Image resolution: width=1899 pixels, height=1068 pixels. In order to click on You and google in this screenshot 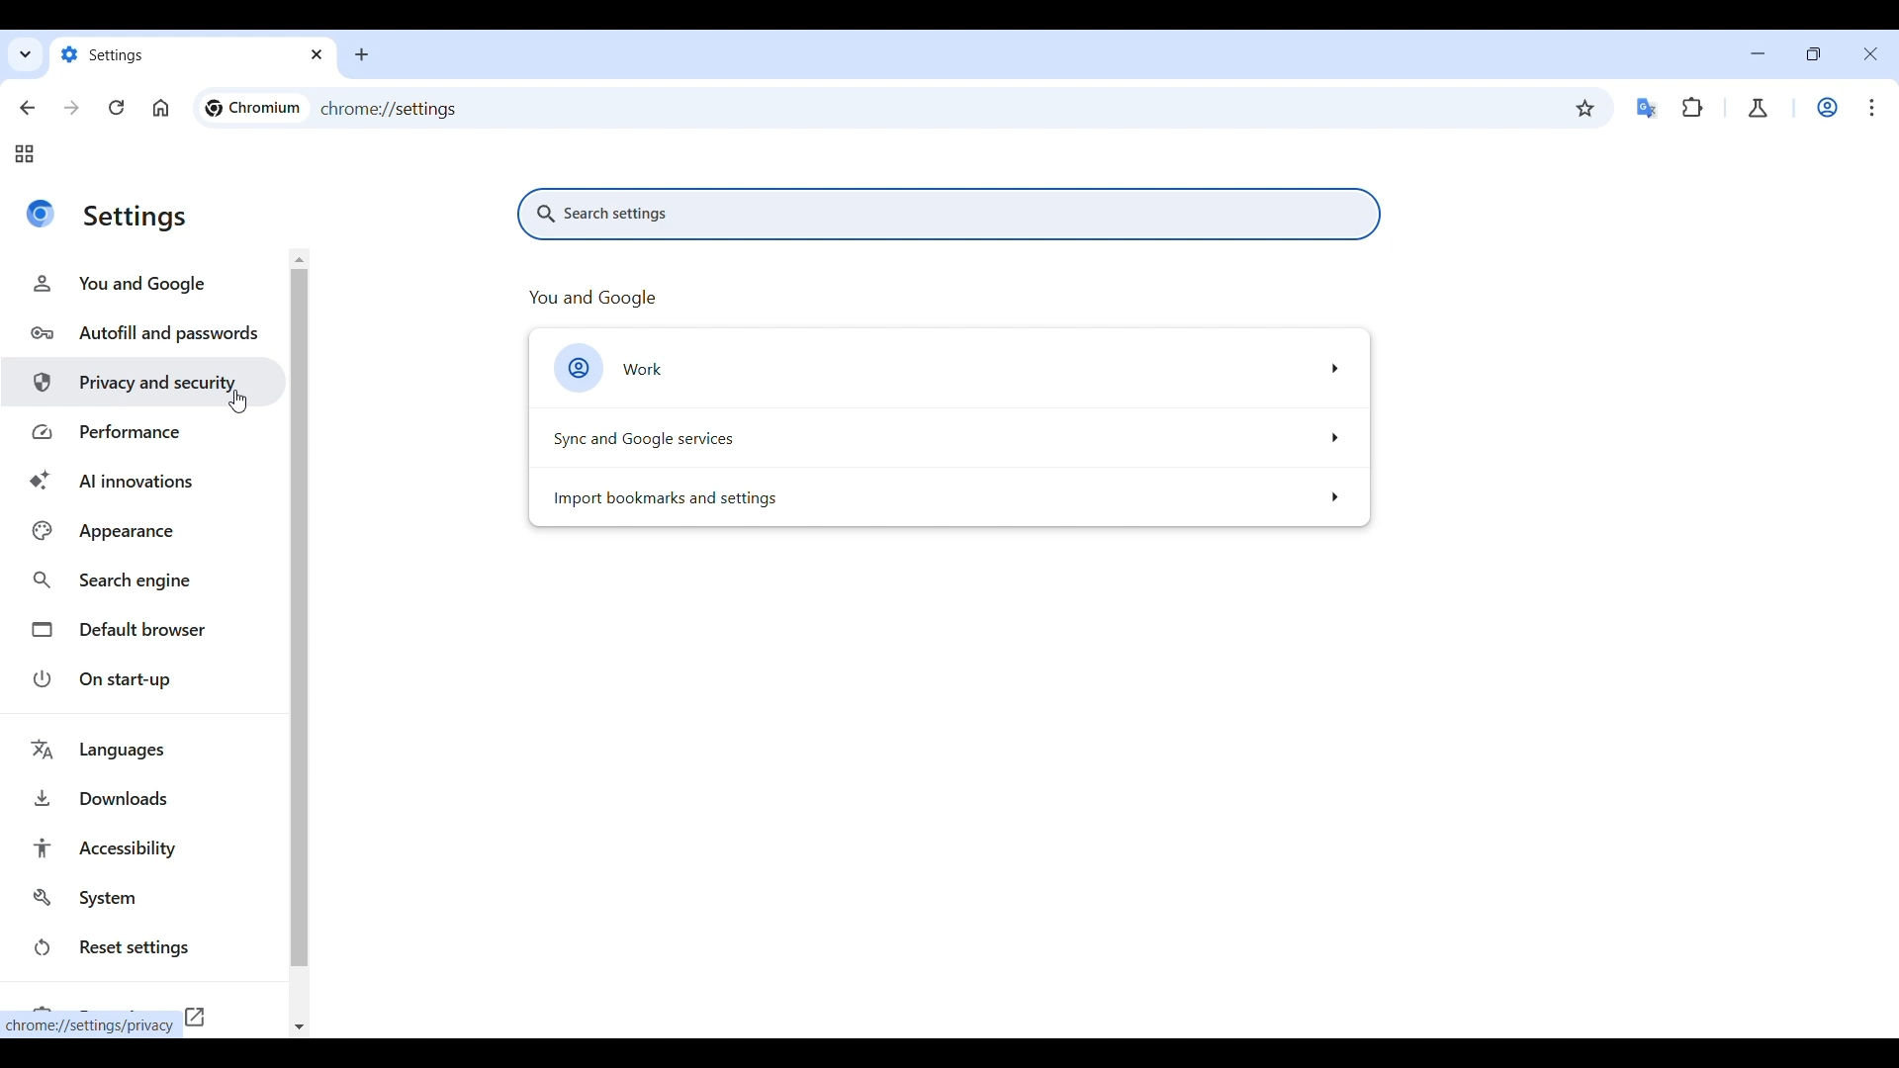, I will do `click(599, 304)`.